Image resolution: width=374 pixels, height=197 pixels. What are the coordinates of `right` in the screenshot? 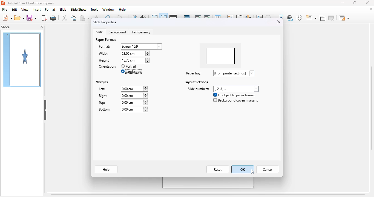 It's located at (105, 95).